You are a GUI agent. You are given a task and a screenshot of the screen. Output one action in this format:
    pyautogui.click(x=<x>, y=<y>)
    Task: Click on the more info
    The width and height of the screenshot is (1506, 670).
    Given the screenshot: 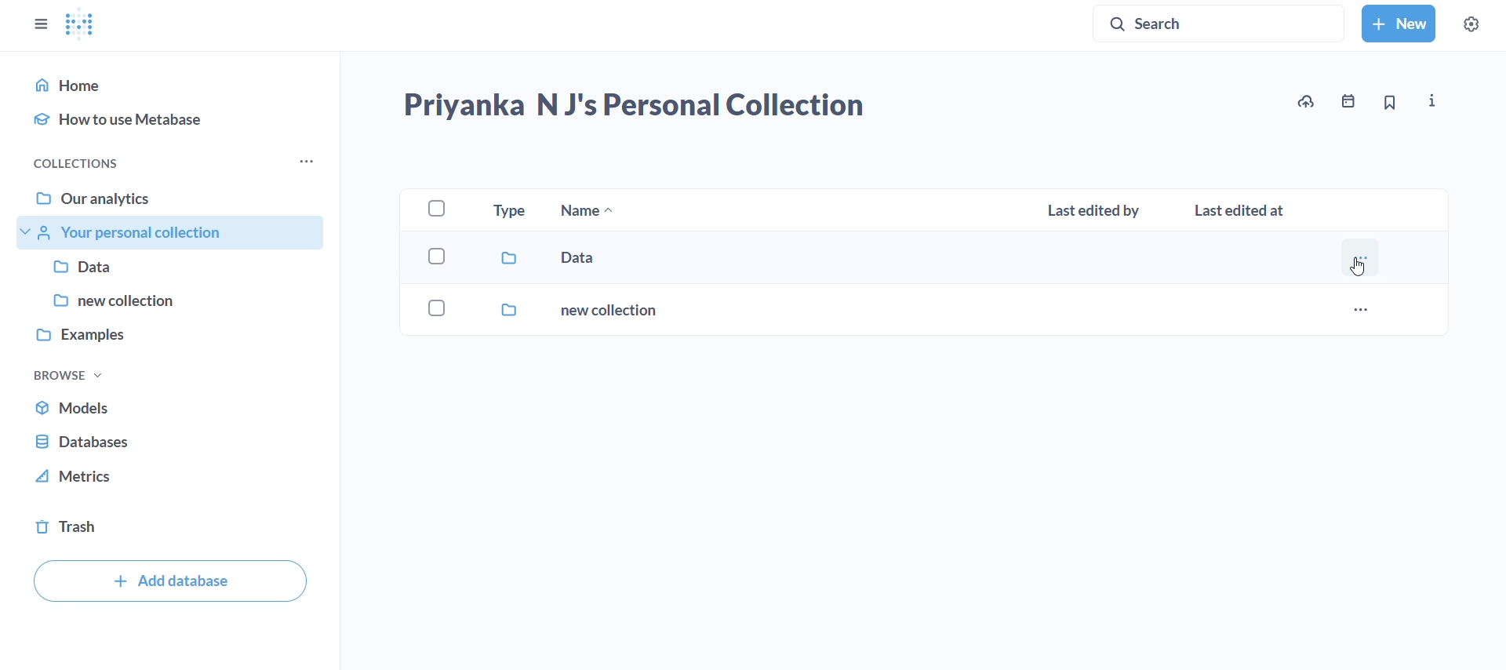 What is the action you would take?
    pyautogui.click(x=1433, y=100)
    